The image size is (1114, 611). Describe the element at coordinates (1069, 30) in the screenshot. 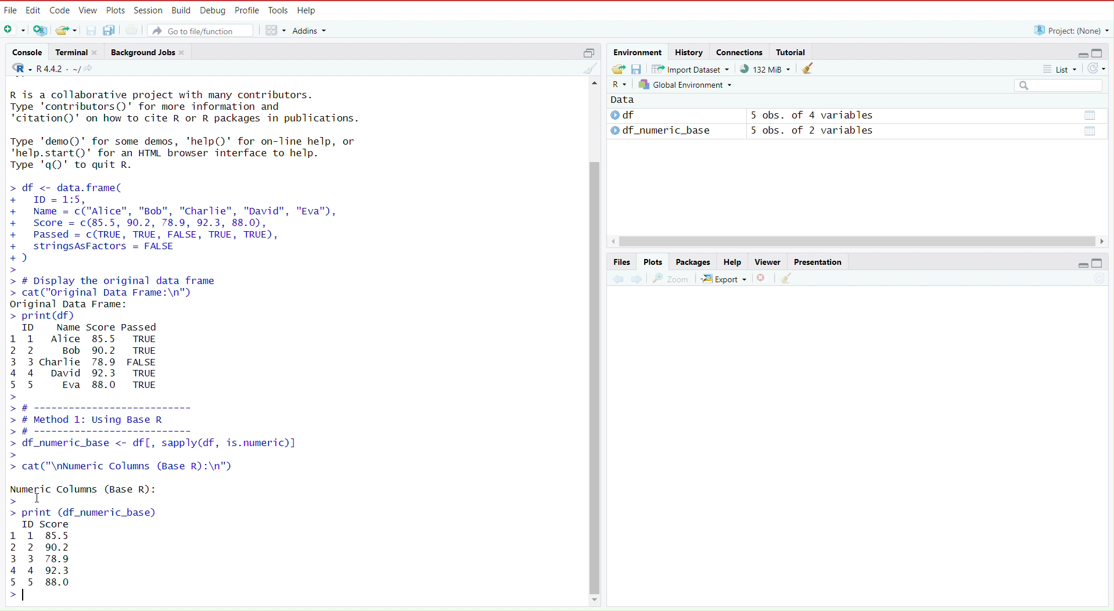

I see `Project: (None)` at that location.